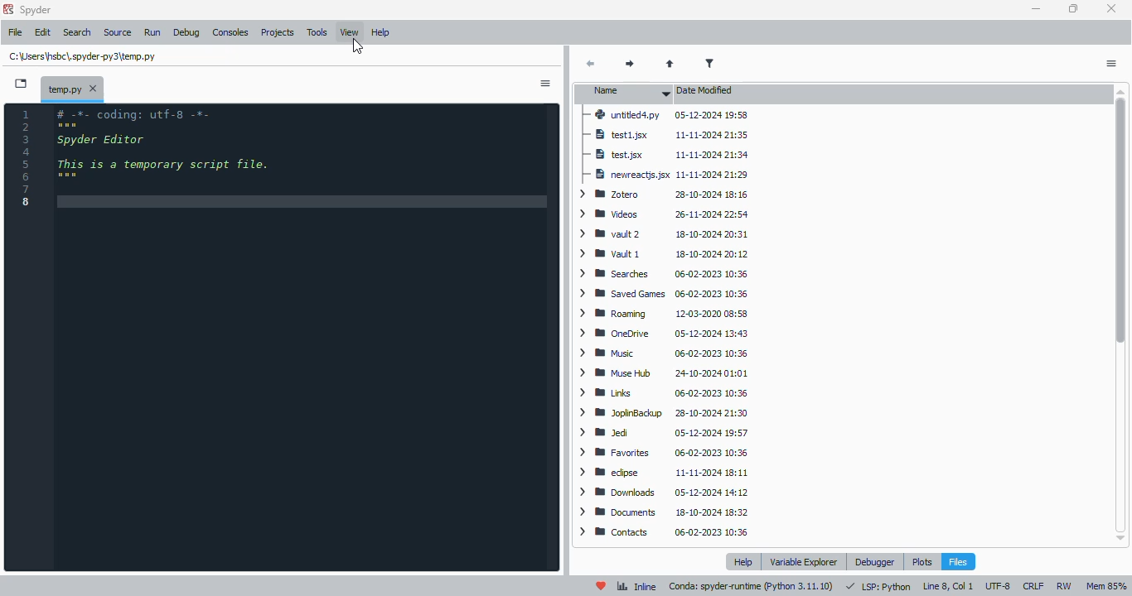 This screenshot has width=1132, height=596. What do you see at coordinates (662, 253) in the screenshot?
I see `Vault 1` at bounding box center [662, 253].